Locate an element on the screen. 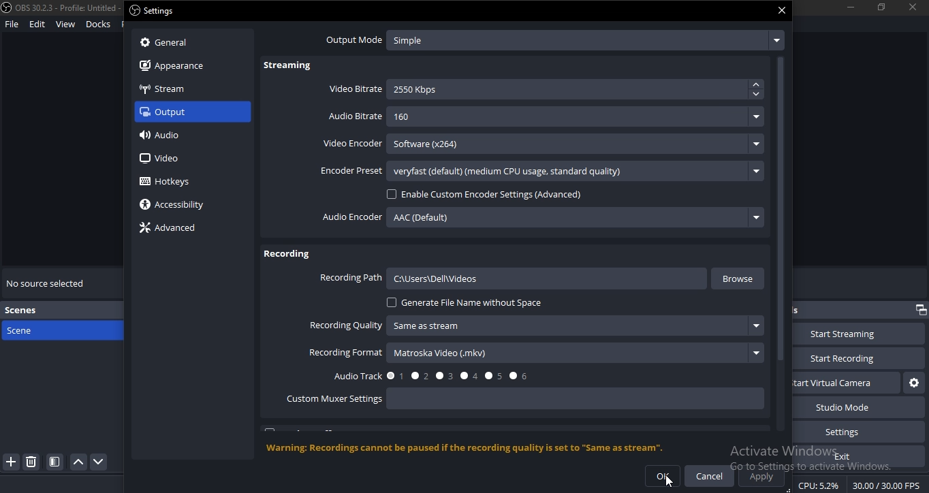  Software (x264) is located at coordinates (577, 144).